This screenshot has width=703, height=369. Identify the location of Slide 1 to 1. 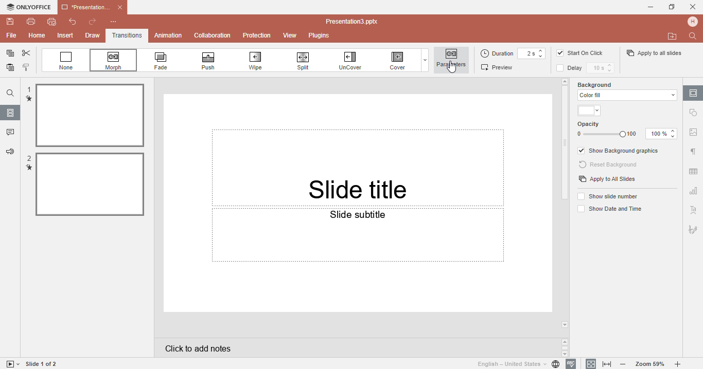
(42, 364).